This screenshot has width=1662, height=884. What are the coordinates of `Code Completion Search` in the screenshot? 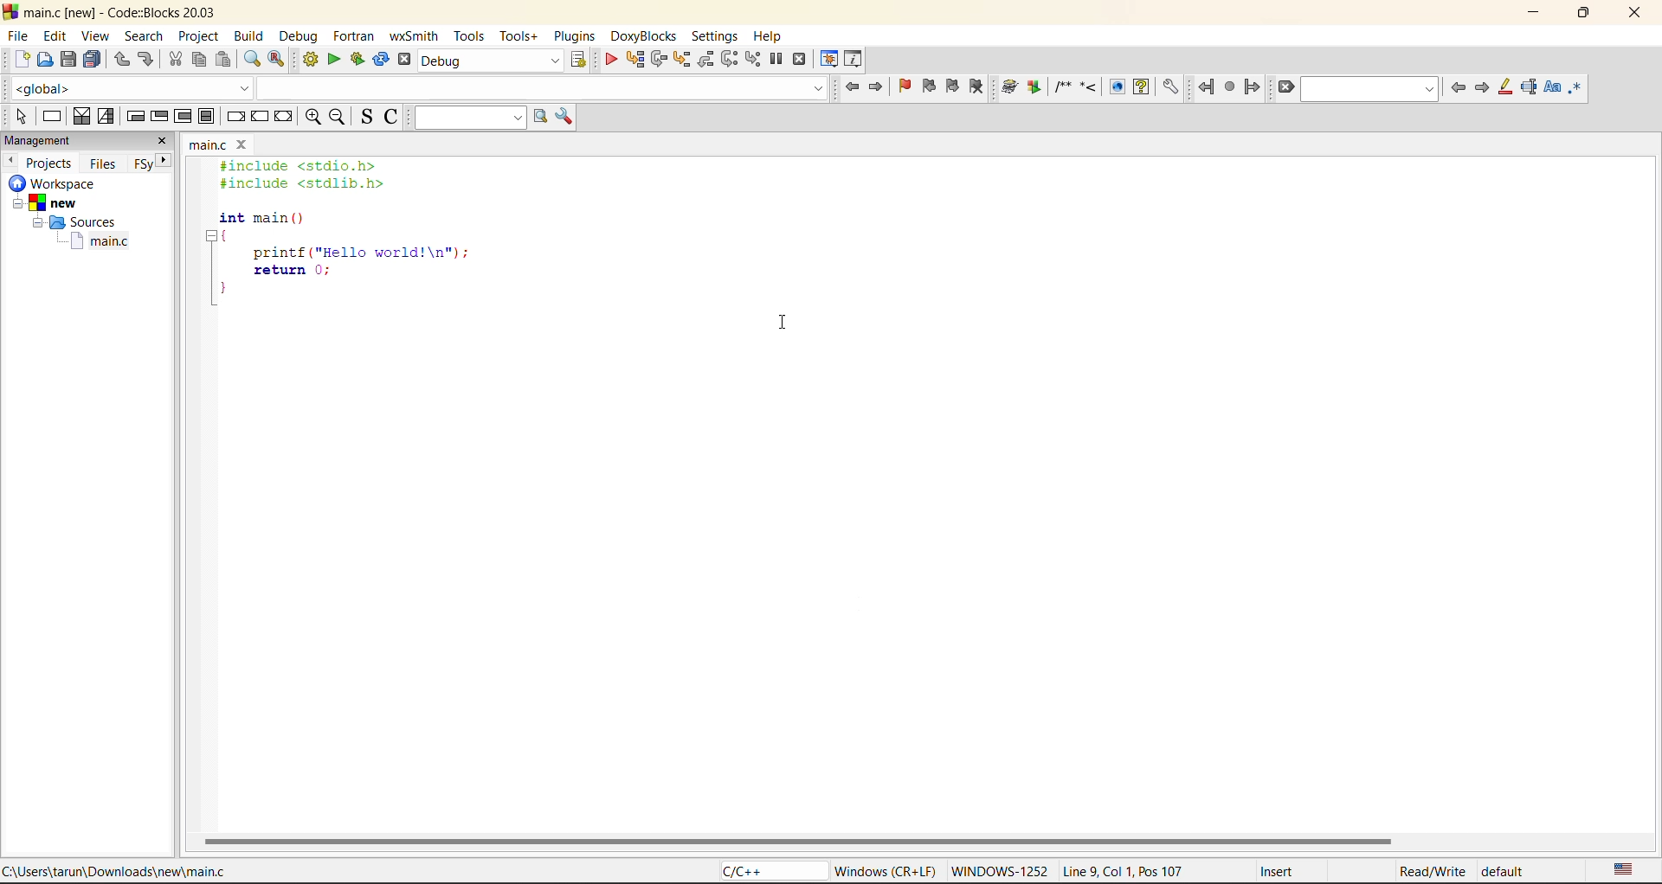 It's located at (542, 87).